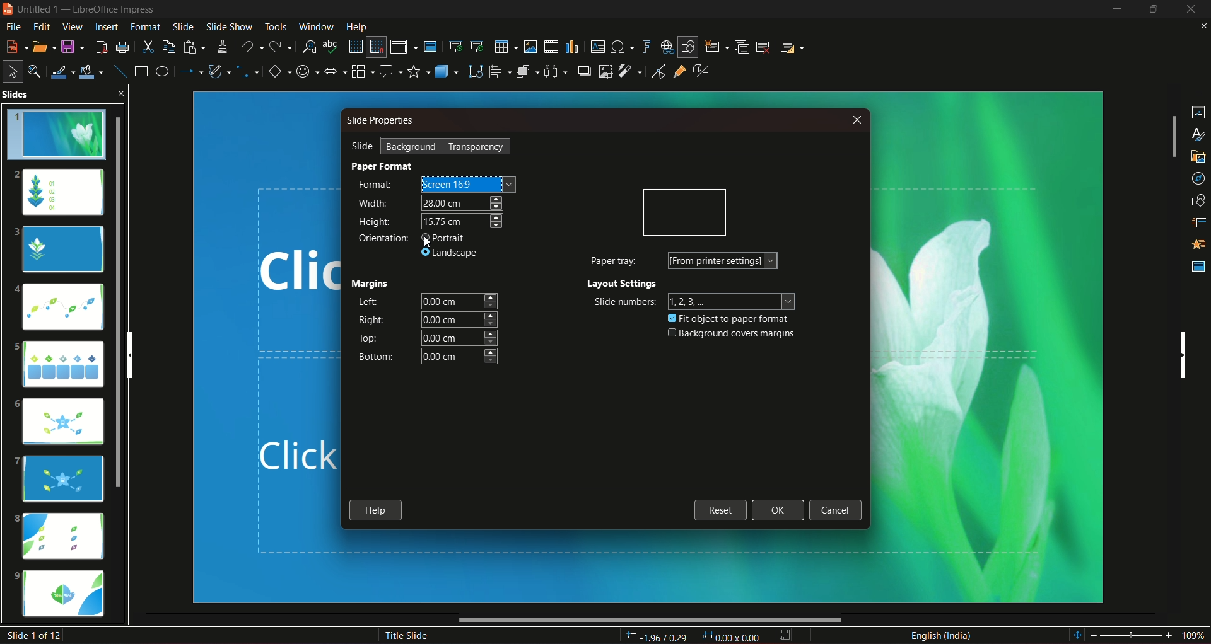 Image resolution: width=1211 pixels, height=644 pixels. What do you see at coordinates (64, 71) in the screenshot?
I see `line color` at bounding box center [64, 71].